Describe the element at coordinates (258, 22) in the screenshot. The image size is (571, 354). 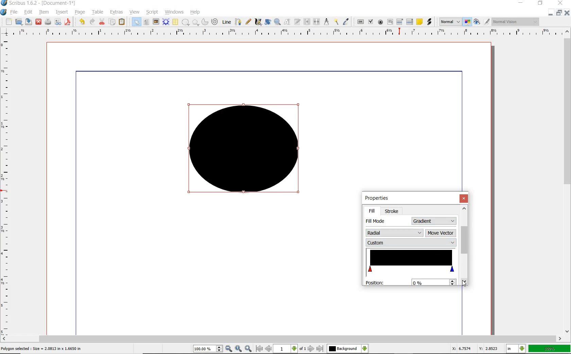
I see `CALLIGRAPHIC LINE` at that location.